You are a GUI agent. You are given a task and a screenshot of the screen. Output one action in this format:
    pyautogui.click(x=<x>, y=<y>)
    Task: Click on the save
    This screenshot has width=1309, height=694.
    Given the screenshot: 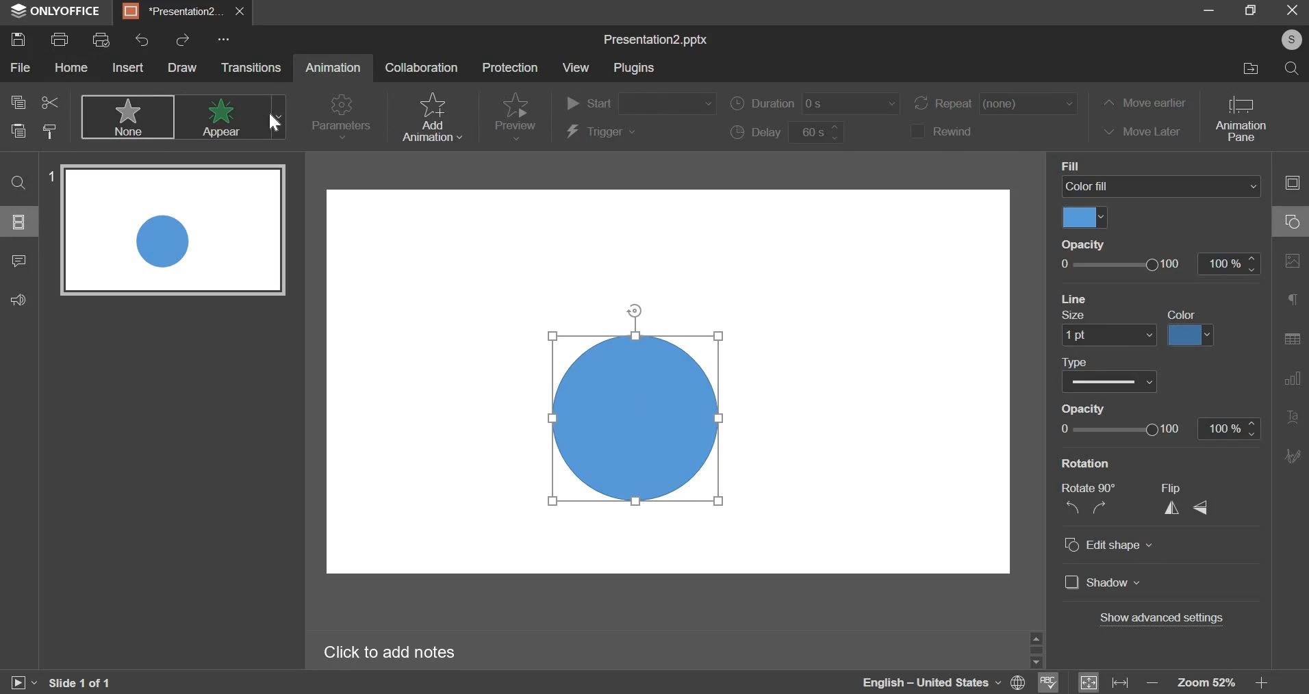 What is the action you would take?
    pyautogui.click(x=18, y=39)
    